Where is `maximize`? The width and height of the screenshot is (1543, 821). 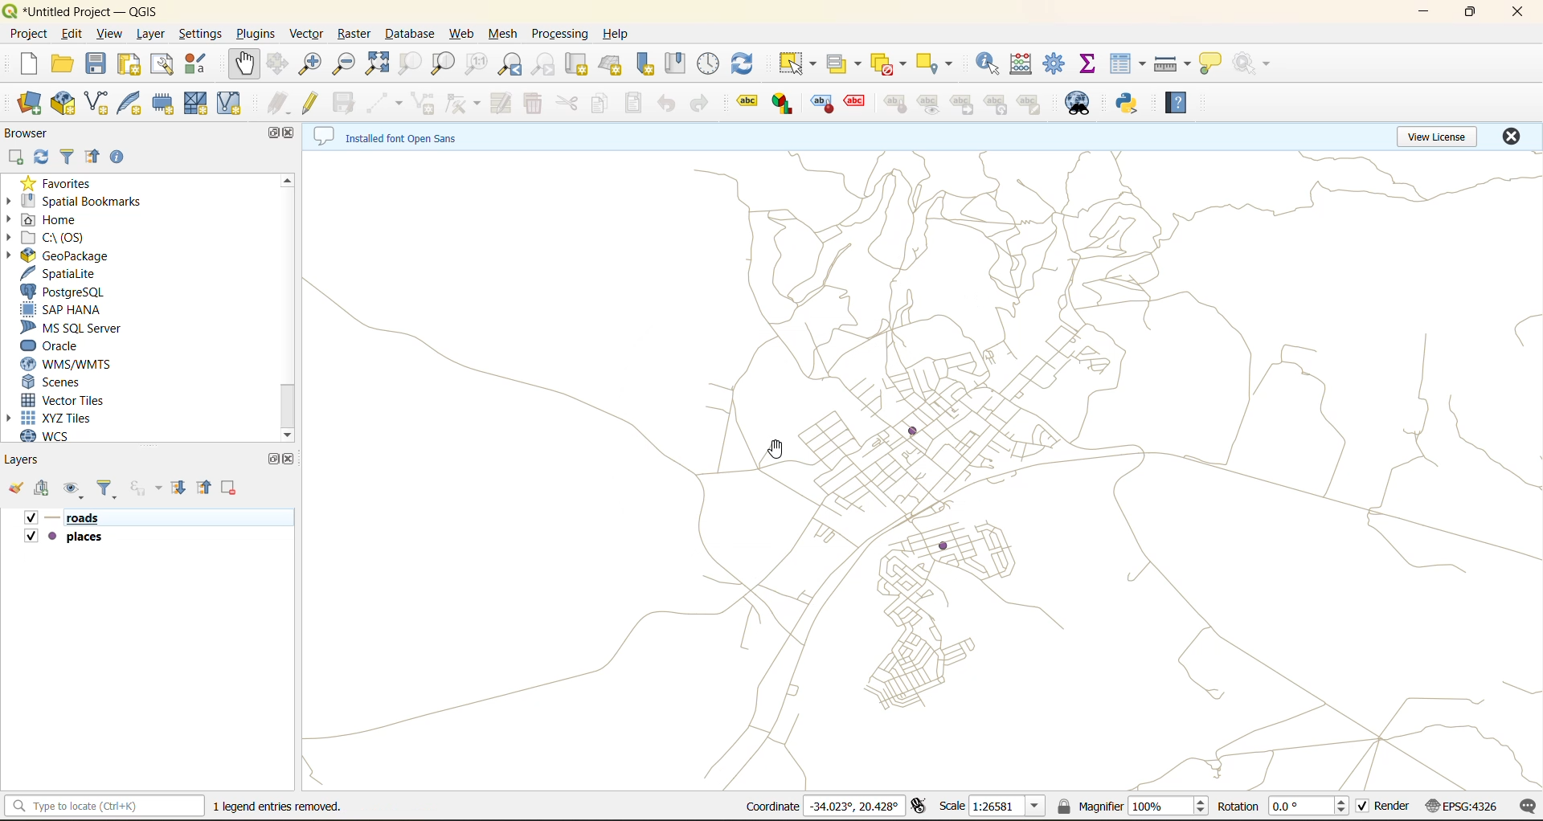
maximize is located at coordinates (266, 135).